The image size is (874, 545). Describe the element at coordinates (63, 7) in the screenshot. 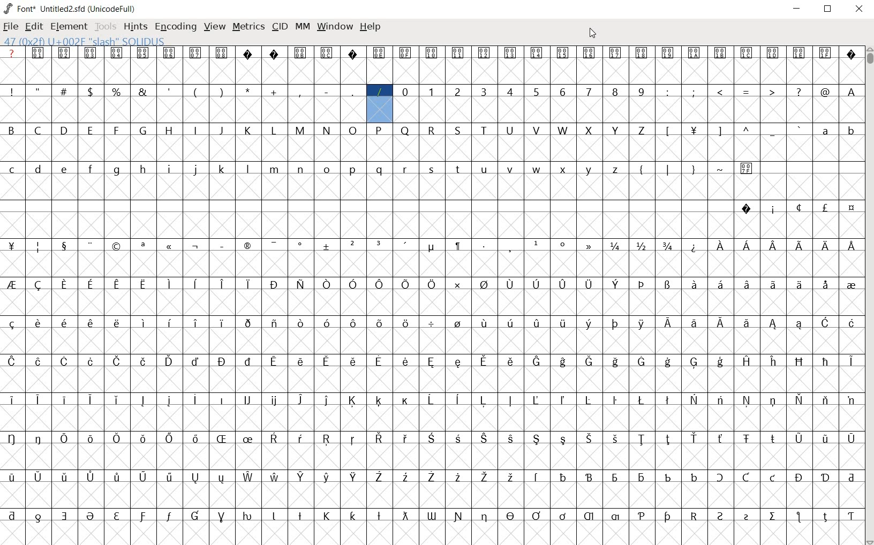

I see `font name` at that location.